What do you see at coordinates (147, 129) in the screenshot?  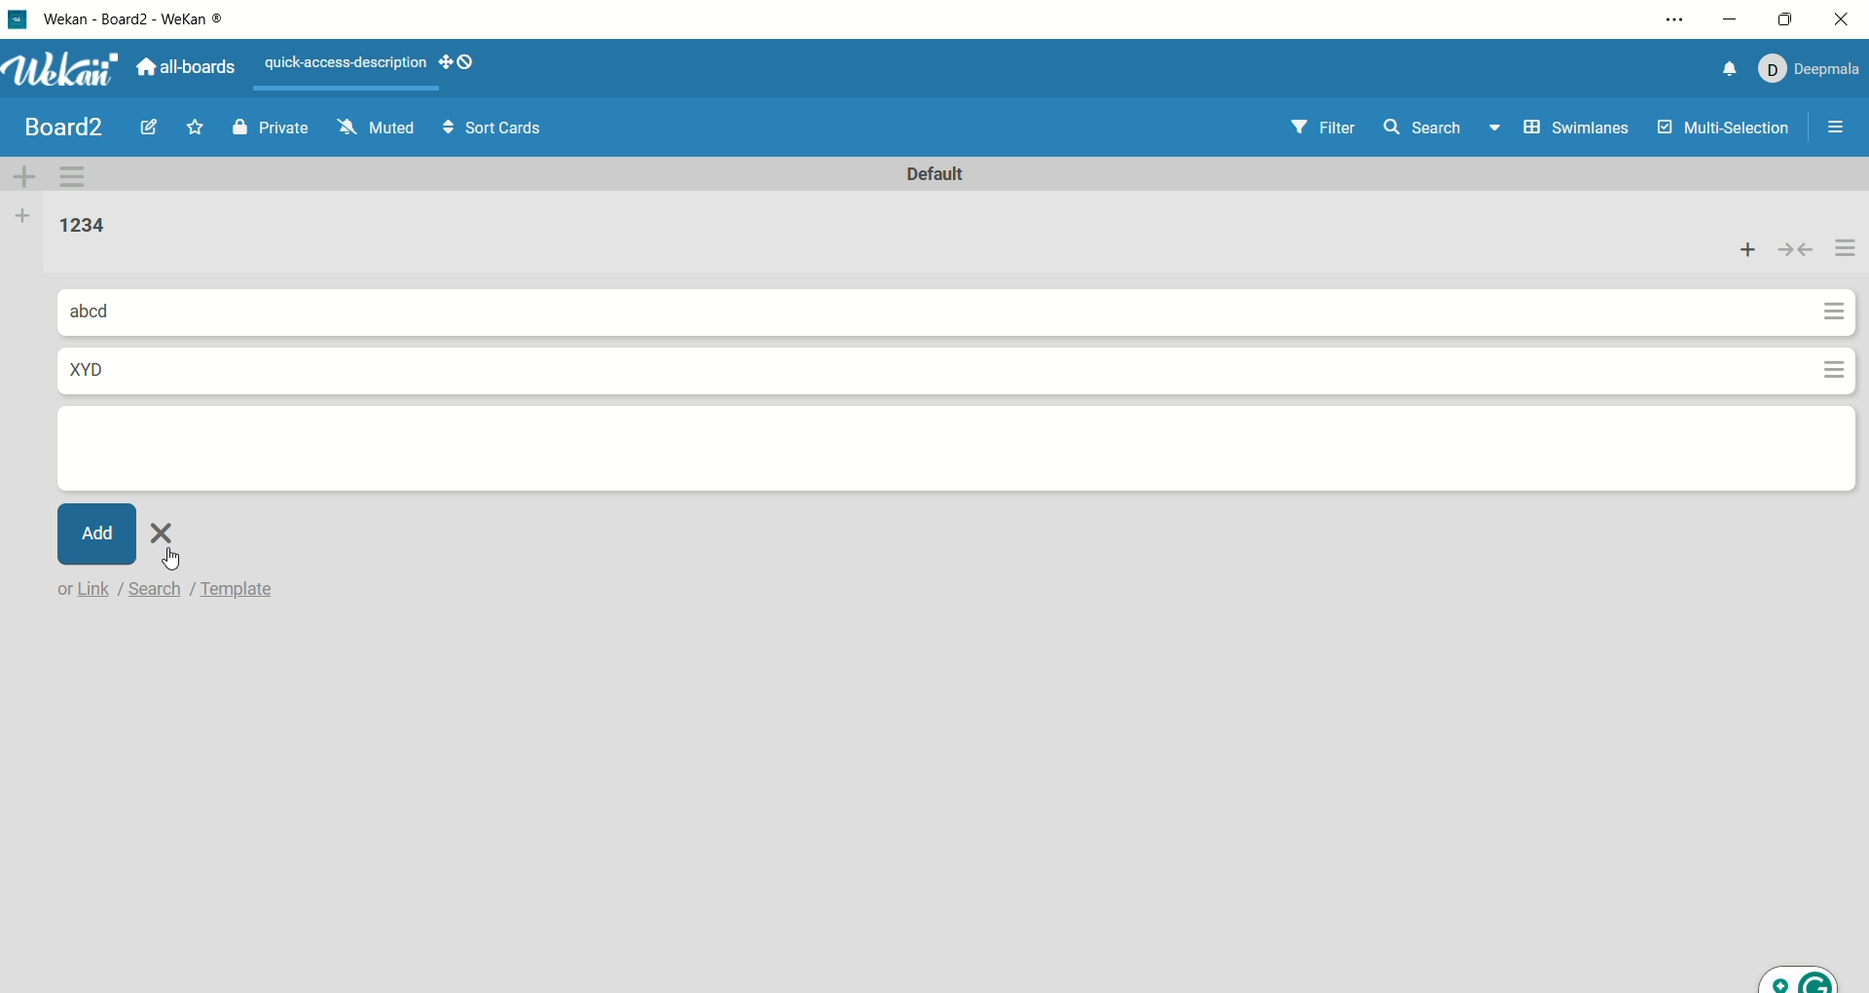 I see `edit` at bounding box center [147, 129].